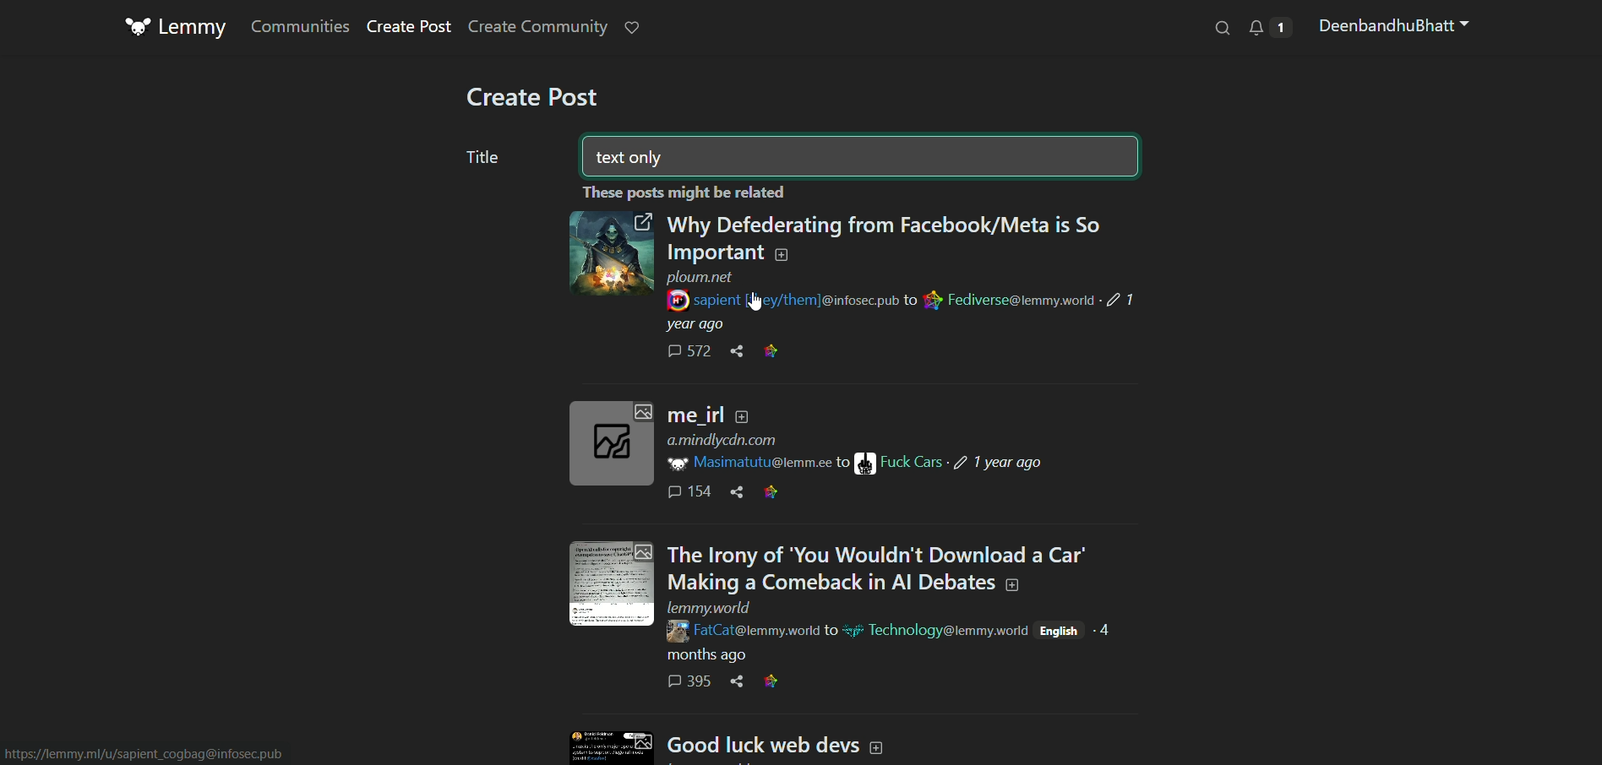 The height and width of the screenshot is (765, 1602). What do you see at coordinates (998, 463) in the screenshot?
I see `Indicates post was edited 1 year ago` at bounding box center [998, 463].